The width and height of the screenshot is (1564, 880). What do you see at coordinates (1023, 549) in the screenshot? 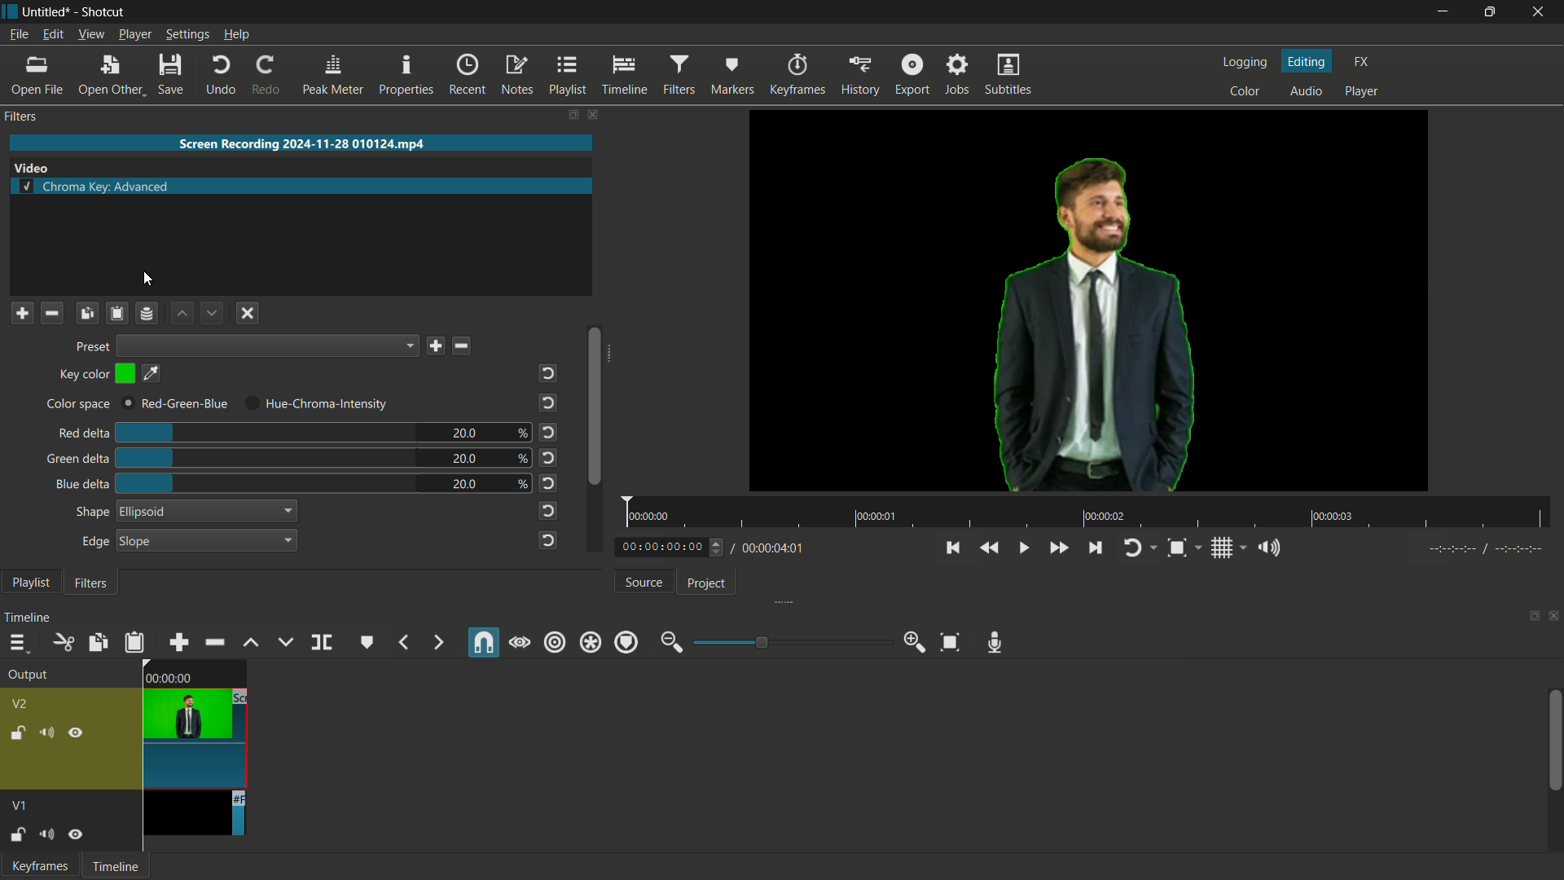
I see `toggle play or pause` at bounding box center [1023, 549].